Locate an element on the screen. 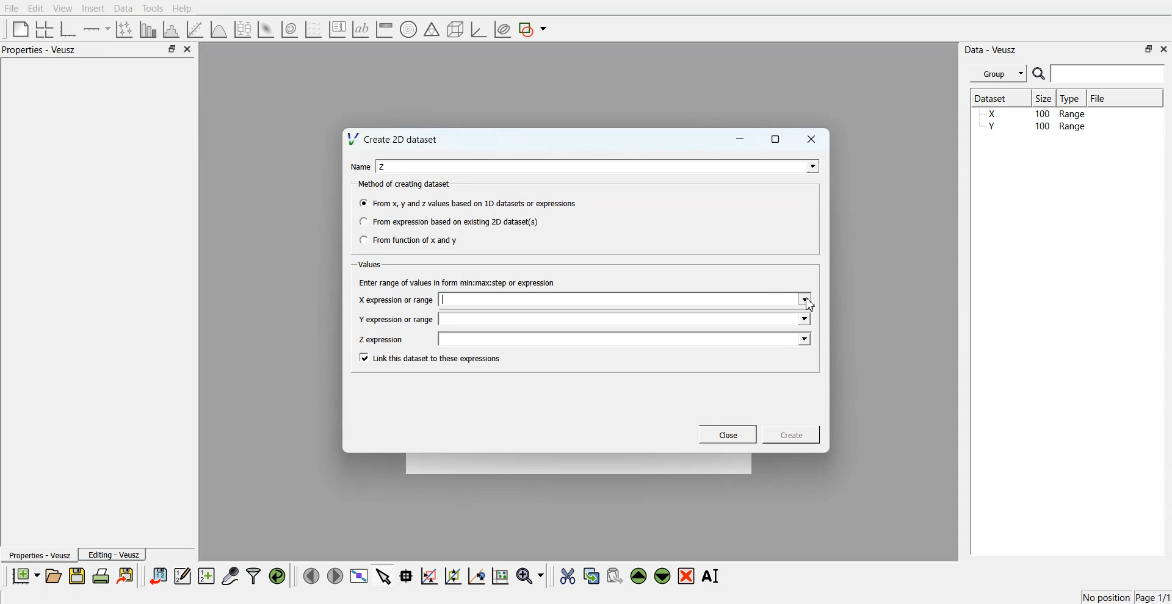 This screenshot has height=604, width=1172. Enter name is located at coordinates (599, 166).